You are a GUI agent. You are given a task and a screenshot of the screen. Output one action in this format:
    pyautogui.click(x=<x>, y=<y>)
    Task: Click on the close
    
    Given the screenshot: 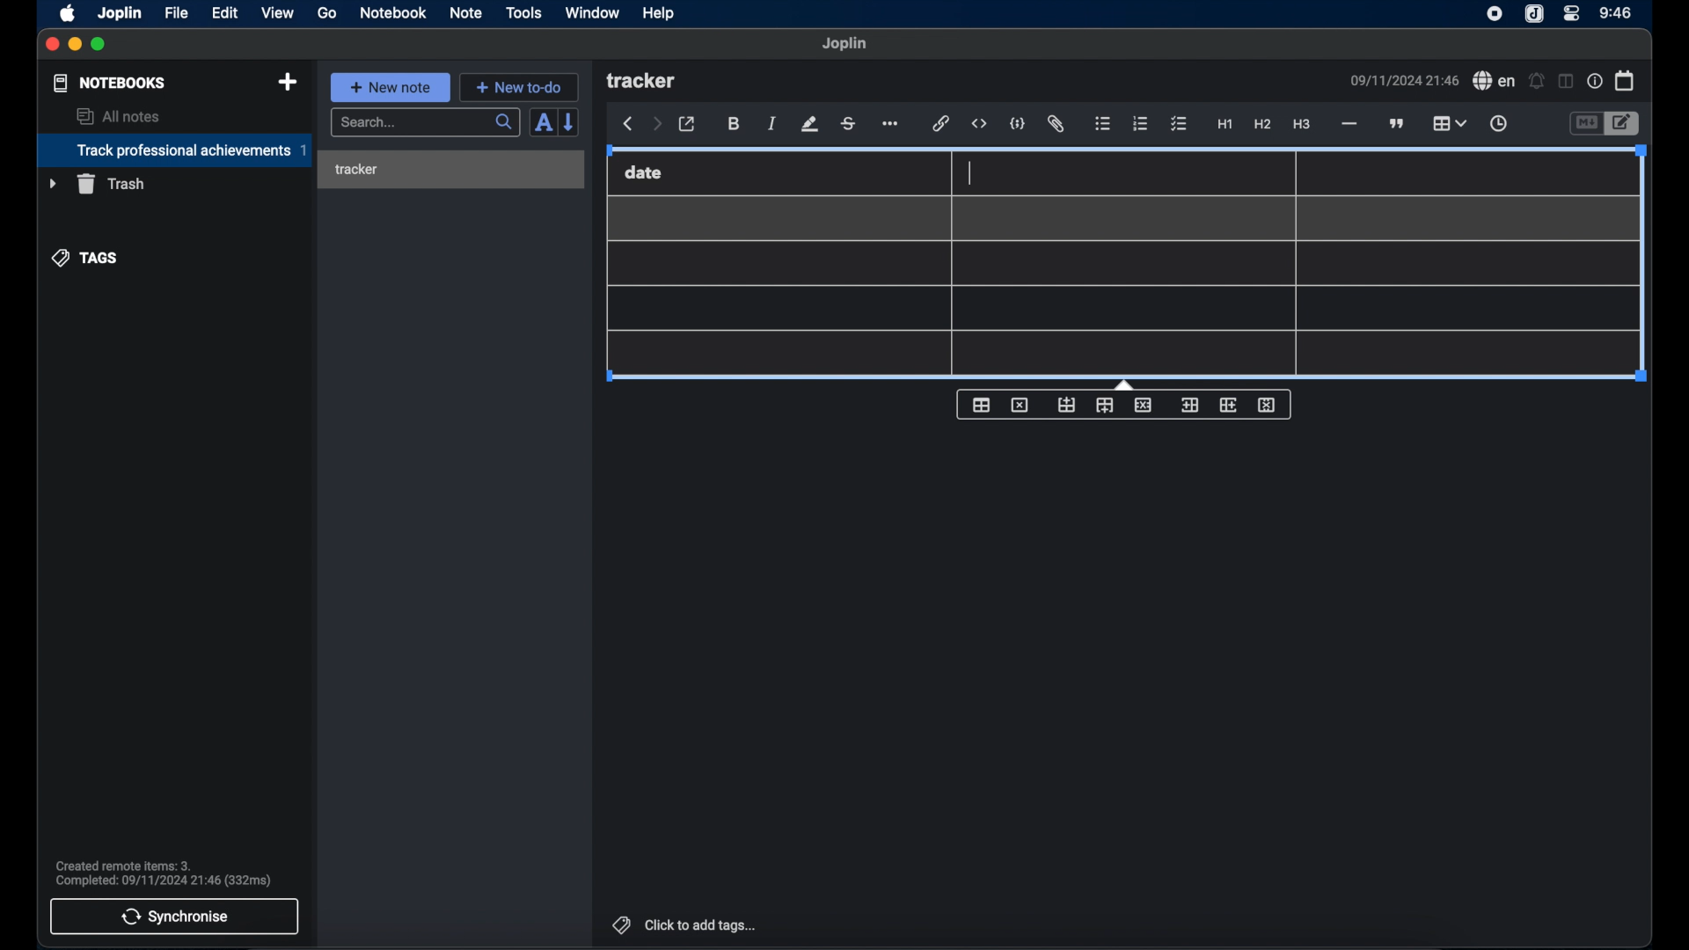 What is the action you would take?
    pyautogui.click(x=52, y=44)
    